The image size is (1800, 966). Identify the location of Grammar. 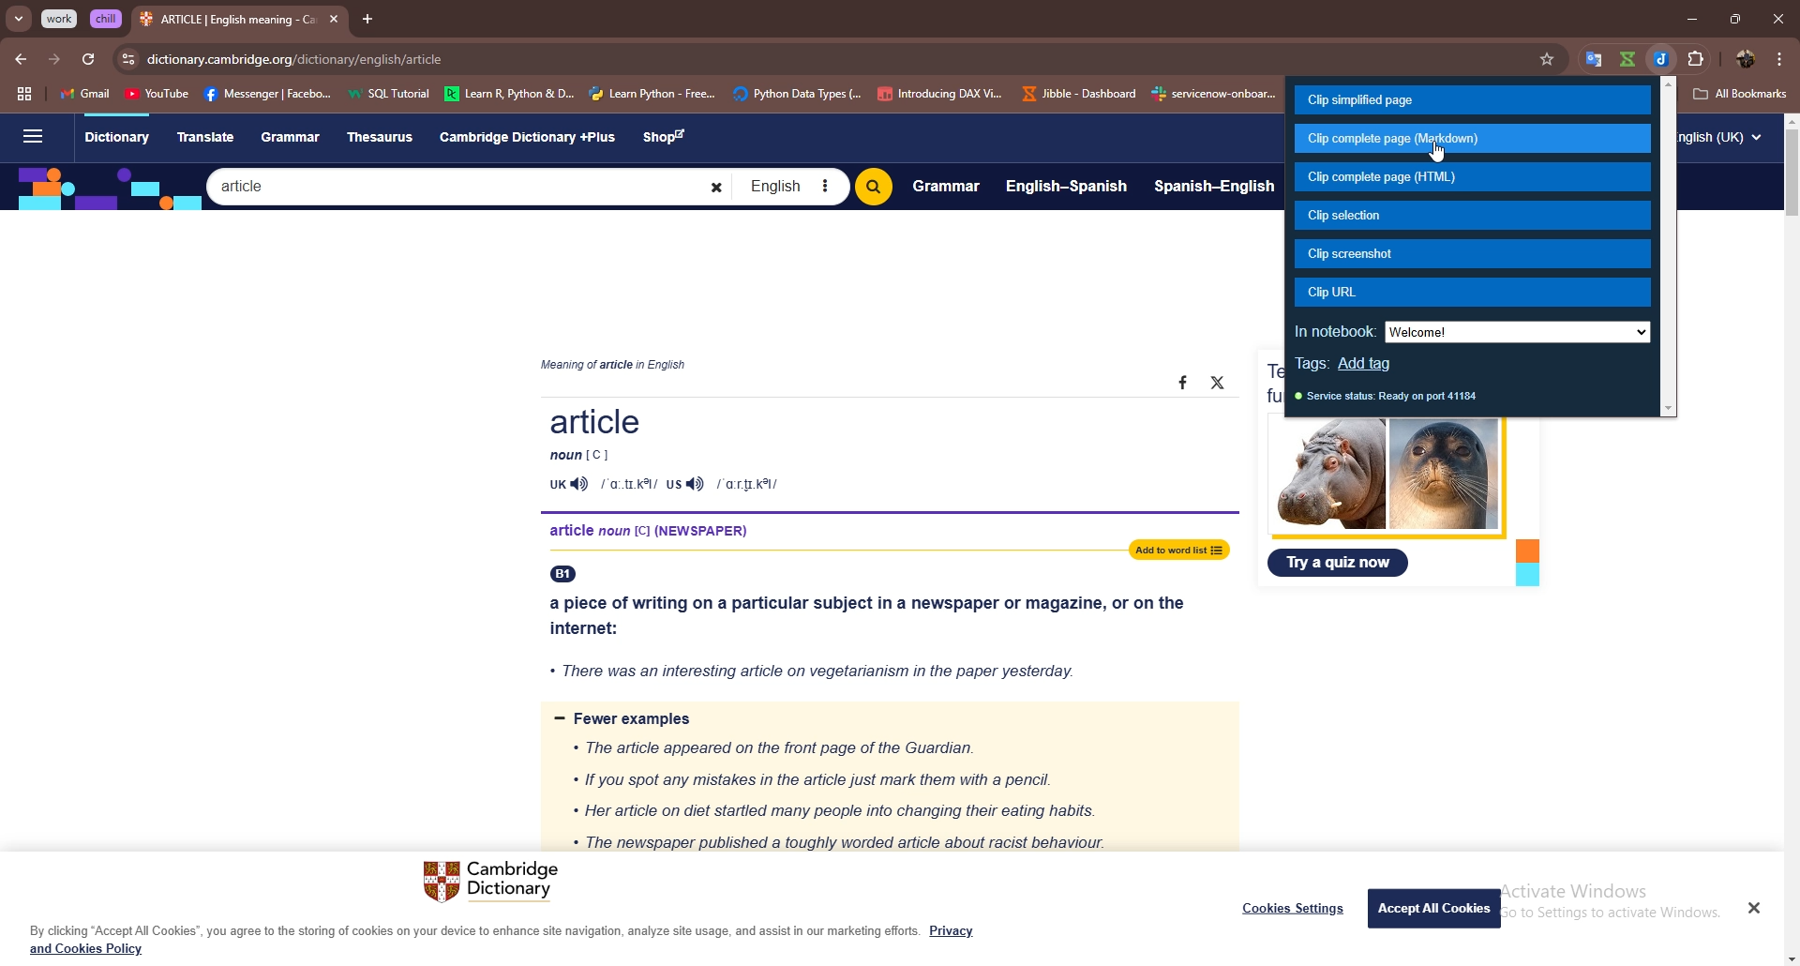
(293, 137).